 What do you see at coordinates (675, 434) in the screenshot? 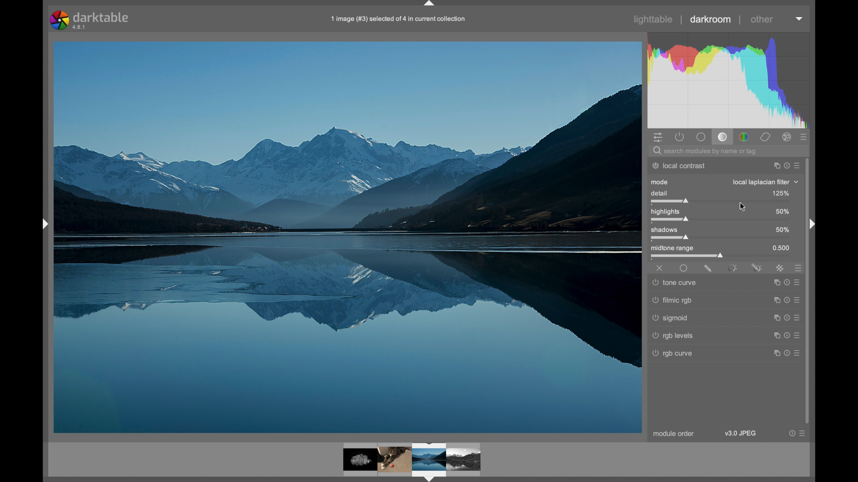
I see `module order` at bounding box center [675, 434].